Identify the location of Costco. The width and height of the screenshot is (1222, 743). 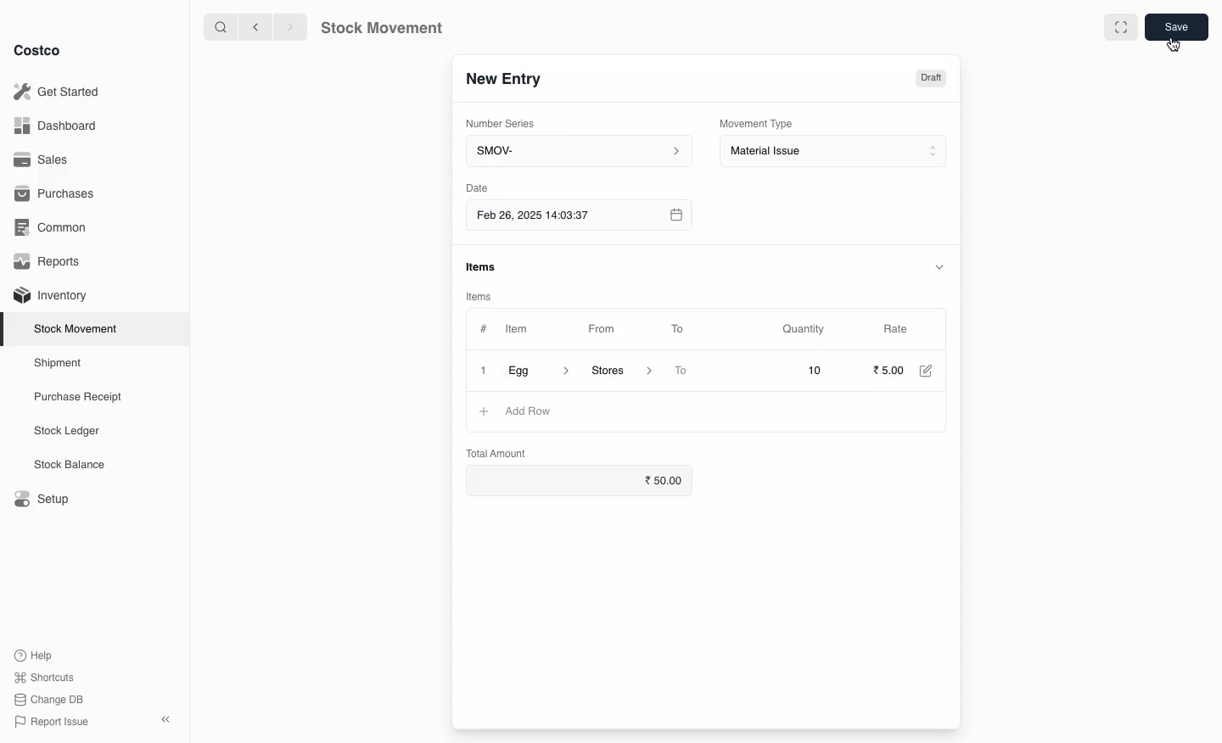
(38, 51).